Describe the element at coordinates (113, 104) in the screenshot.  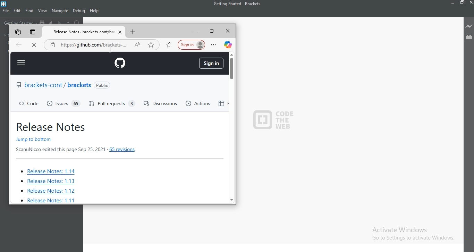
I see `pull requests` at that location.